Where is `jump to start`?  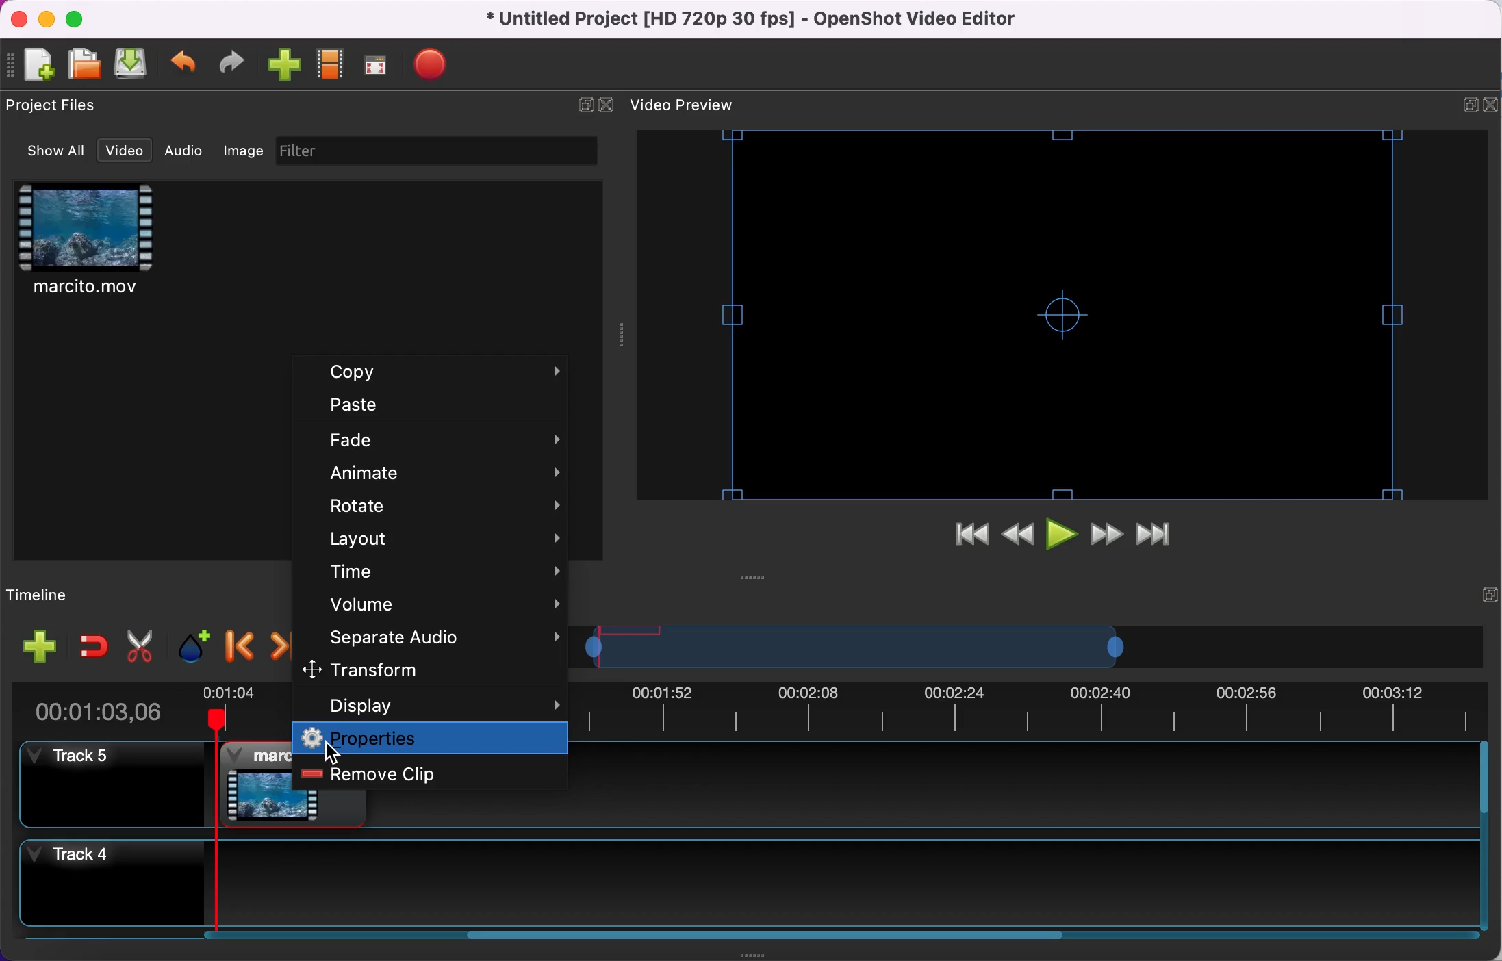
jump to start is located at coordinates (963, 538).